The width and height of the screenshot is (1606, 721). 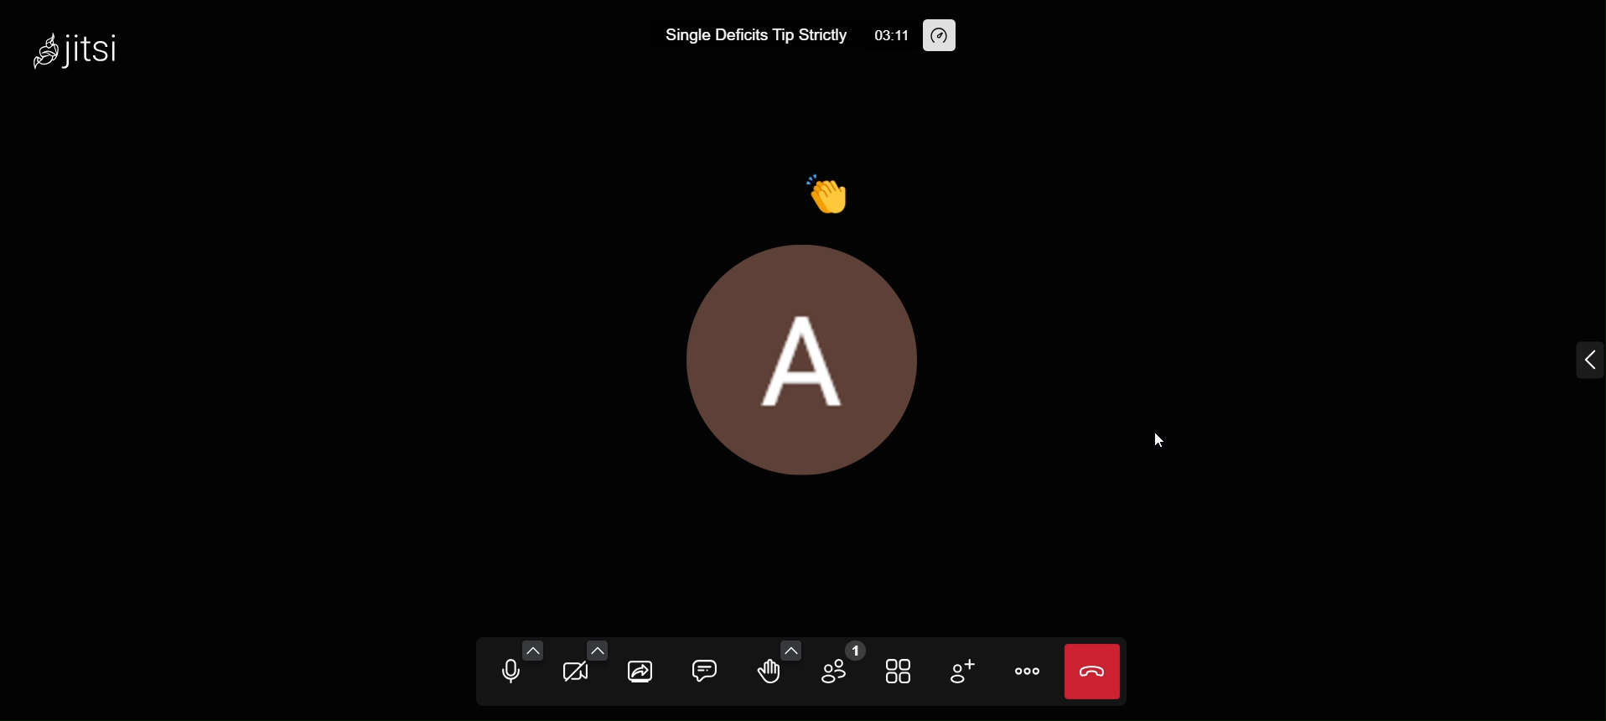 What do you see at coordinates (843, 668) in the screenshot?
I see `participants` at bounding box center [843, 668].